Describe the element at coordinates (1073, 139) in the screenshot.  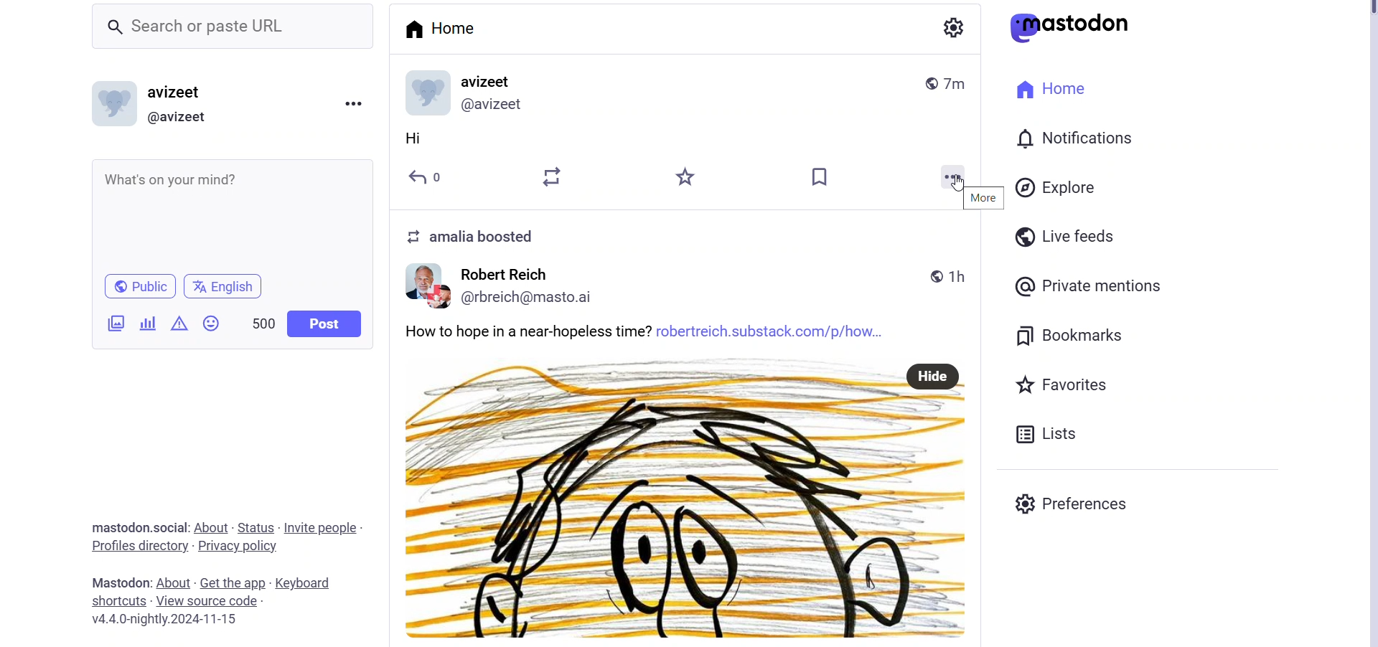
I see `Notification` at that location.